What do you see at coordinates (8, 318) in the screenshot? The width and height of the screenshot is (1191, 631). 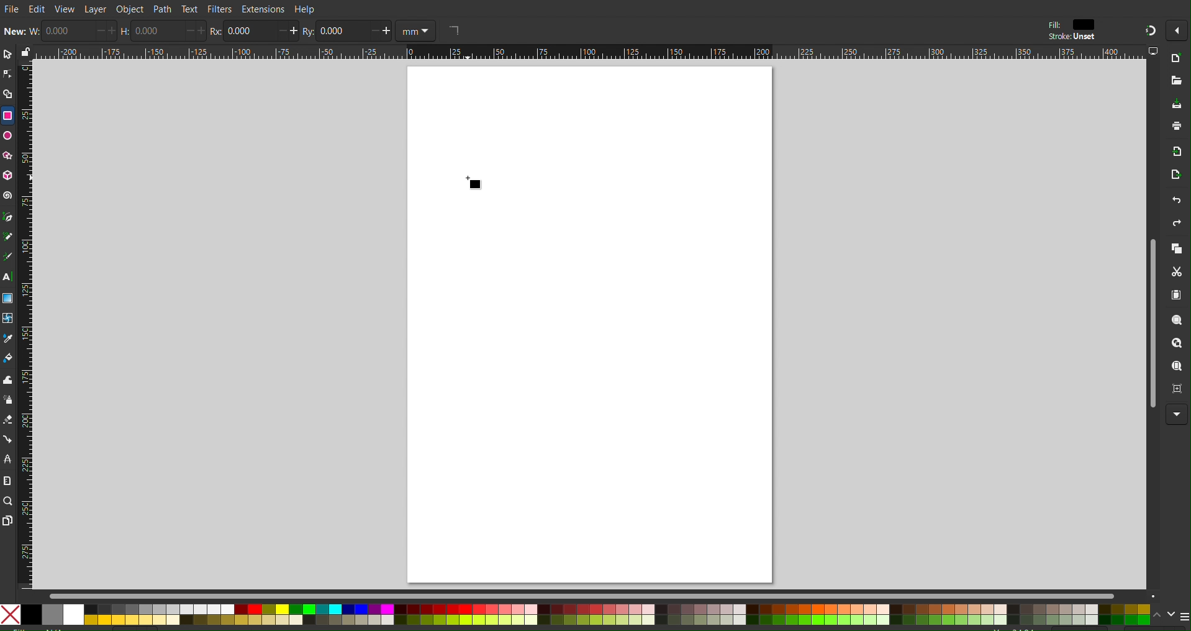 I see `Mesh tool` at bounding box center [8, 318].